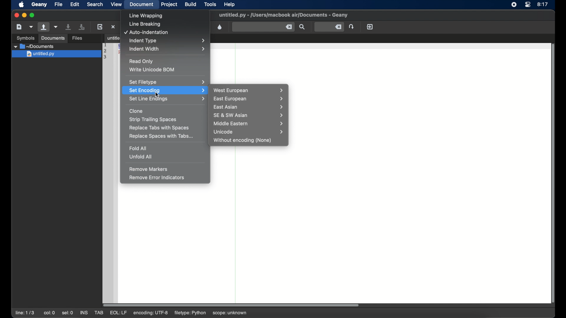  What do you see at coordinates (50, 313) in the screenshot?
I see `col:0` at bounding box center [50, 313].